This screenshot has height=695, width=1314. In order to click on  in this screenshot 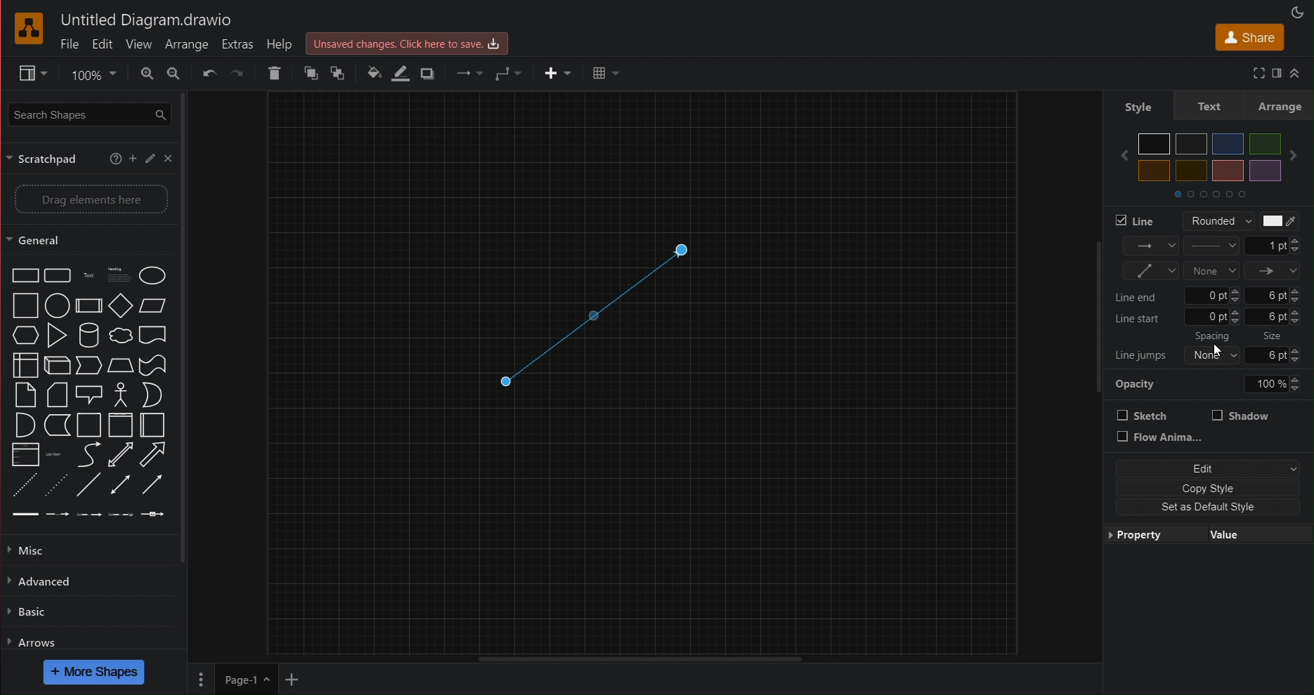, I will do `click(1254, 72)`.